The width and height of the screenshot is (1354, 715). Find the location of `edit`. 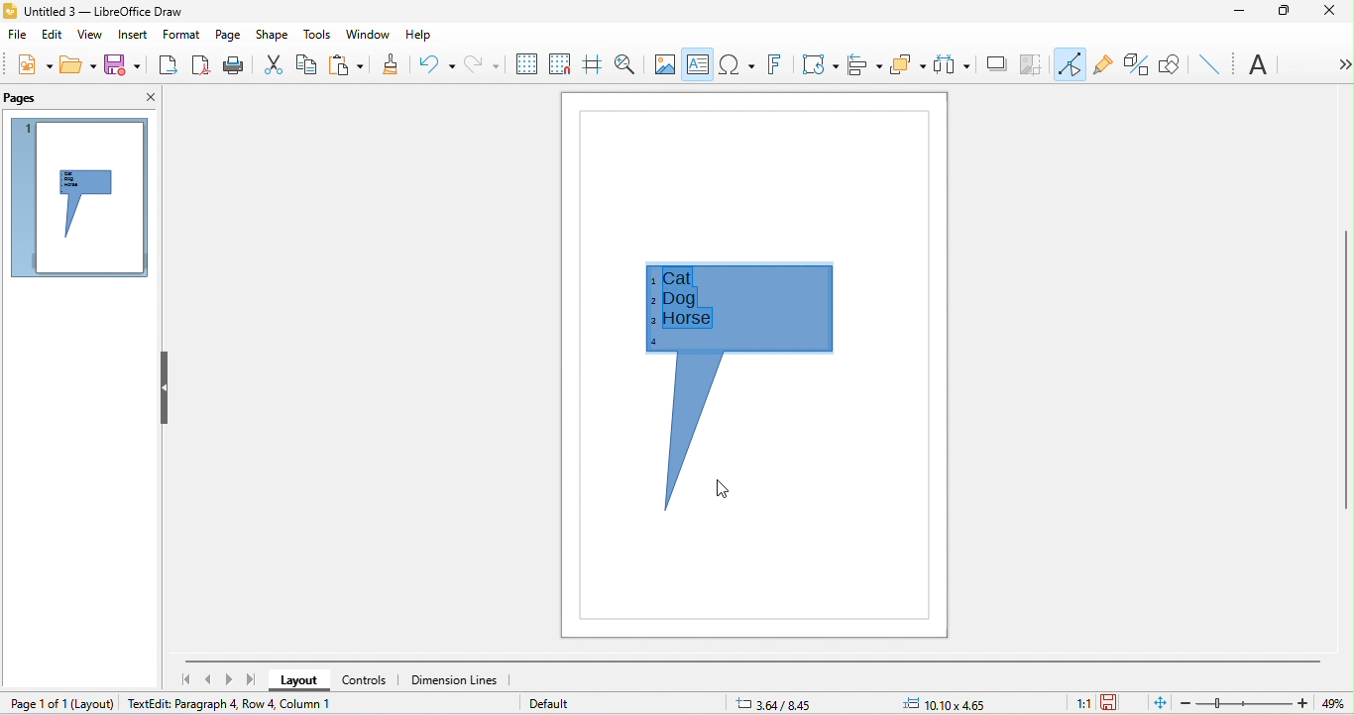

edit is located at coordinates (52, 34).